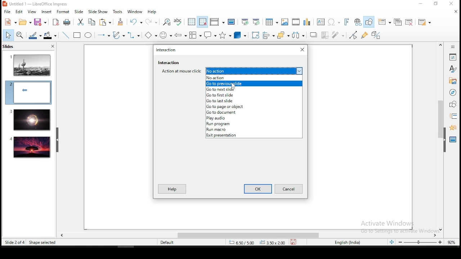 The image size is (461, 259). I want to click on , so click(452, 46).